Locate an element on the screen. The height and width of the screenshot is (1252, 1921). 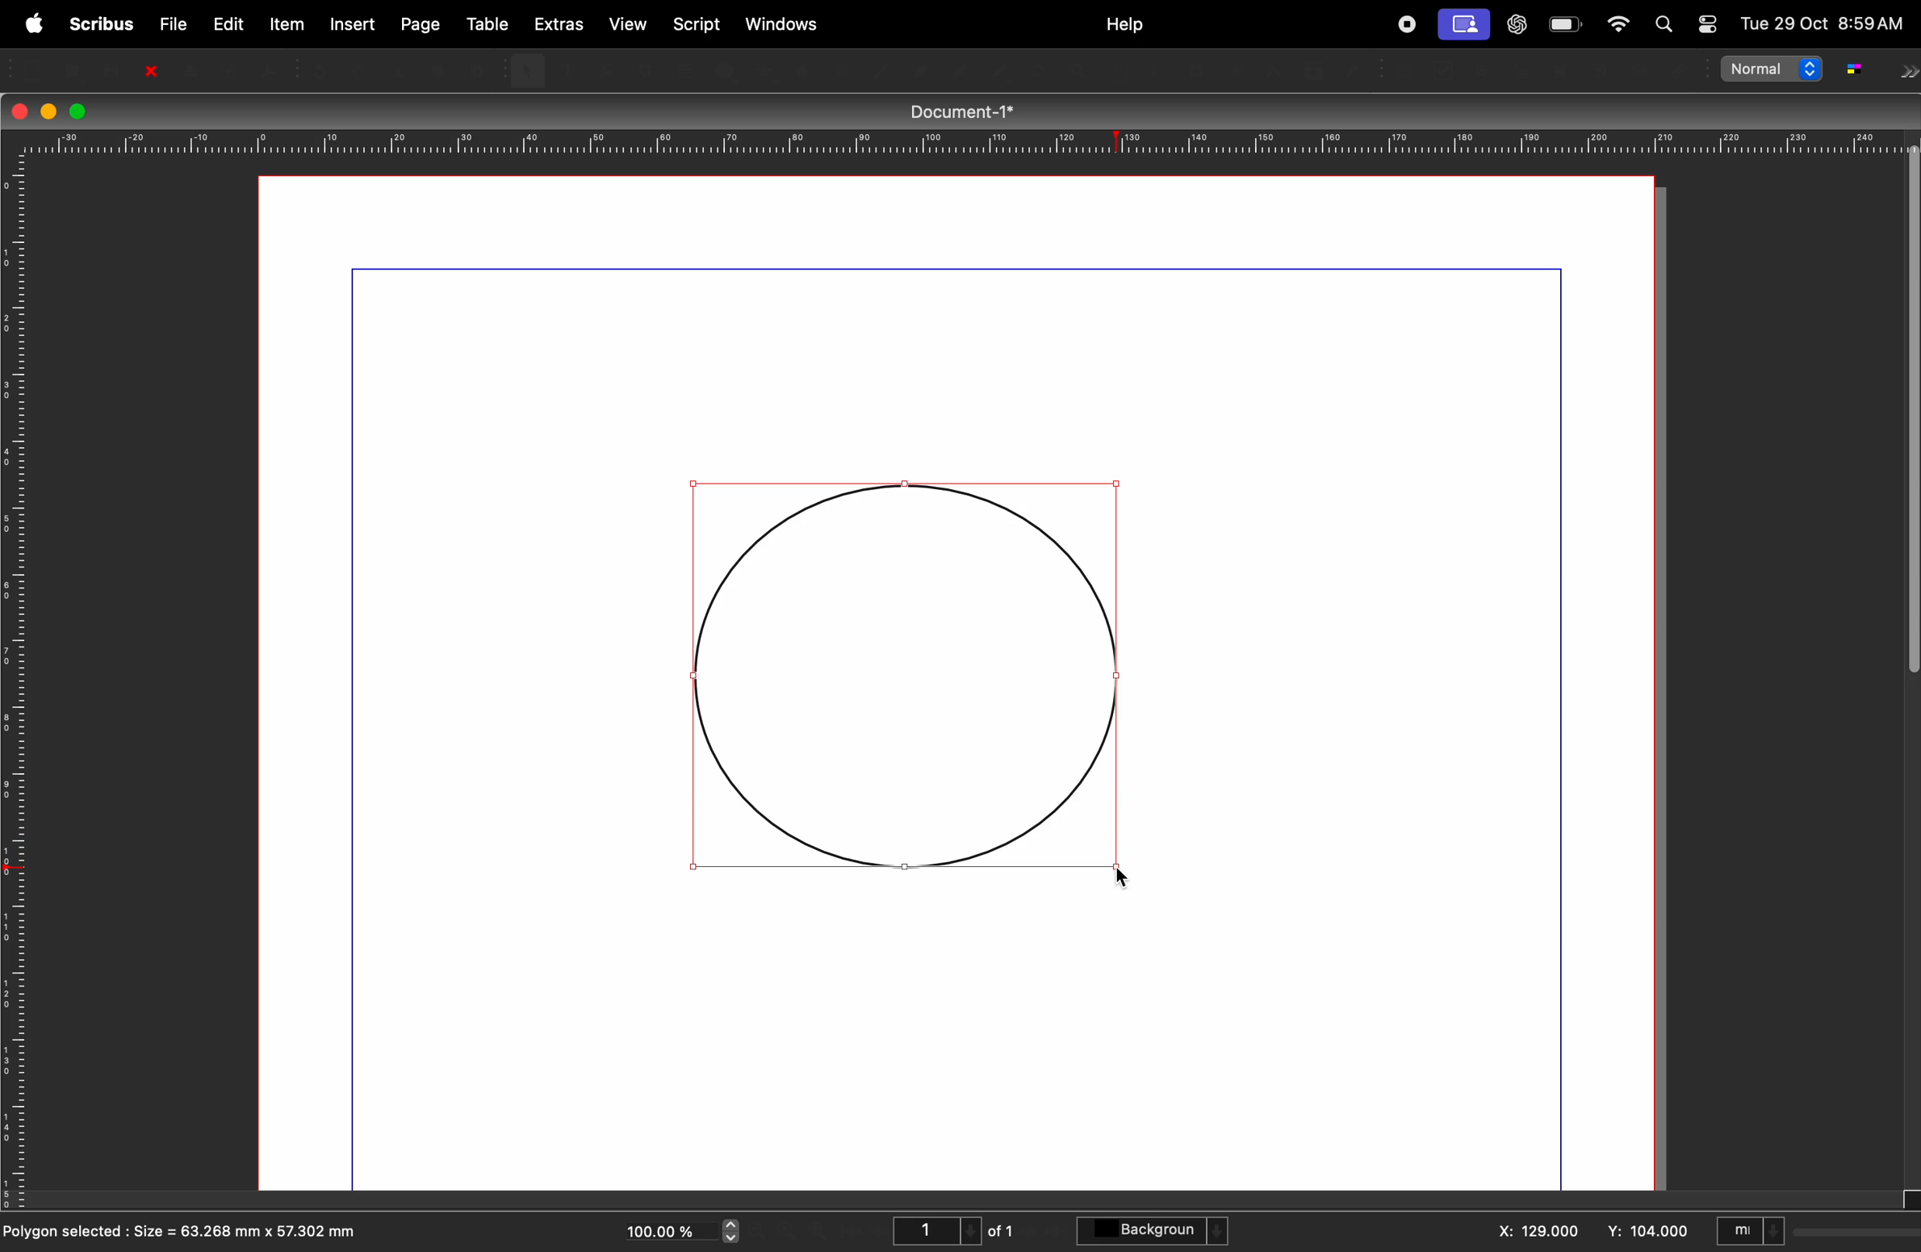
Edit contents of frame is located at coordinates (1116, 71).